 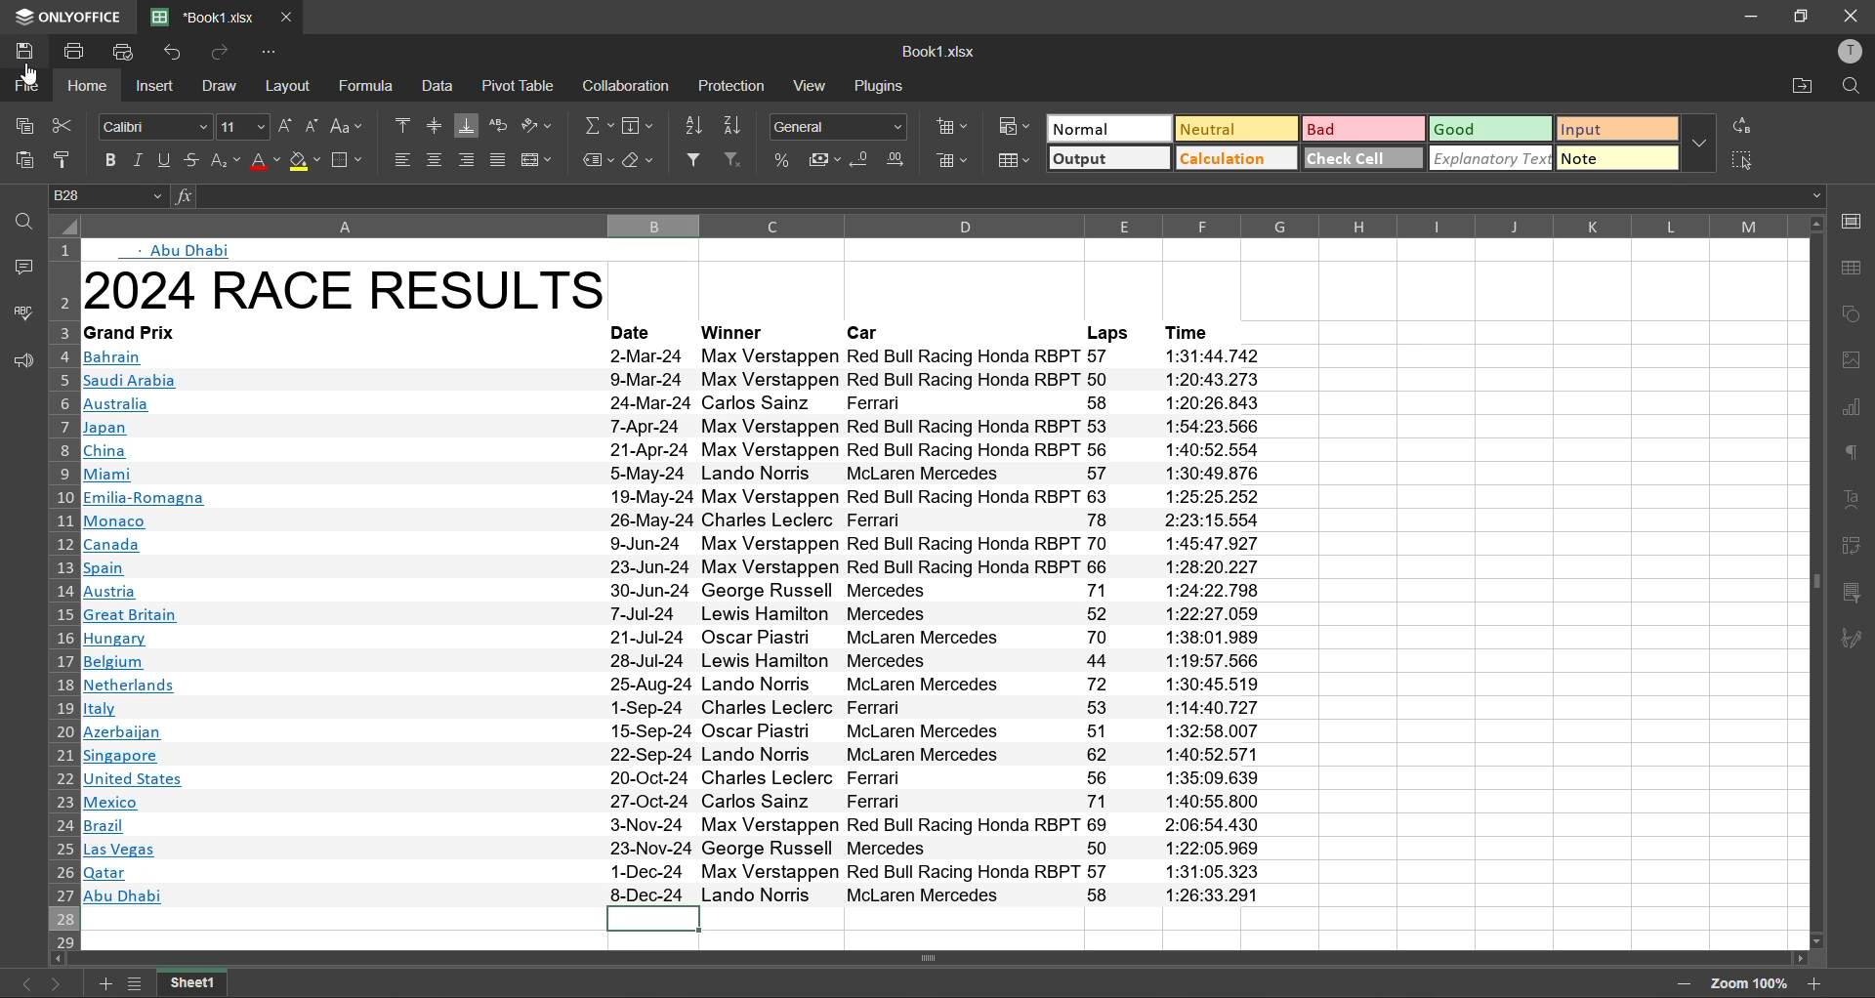 What do you see at coordinates (1698, 143) in the screenshot?
I see `more options` at bounding box center [1698, 143].